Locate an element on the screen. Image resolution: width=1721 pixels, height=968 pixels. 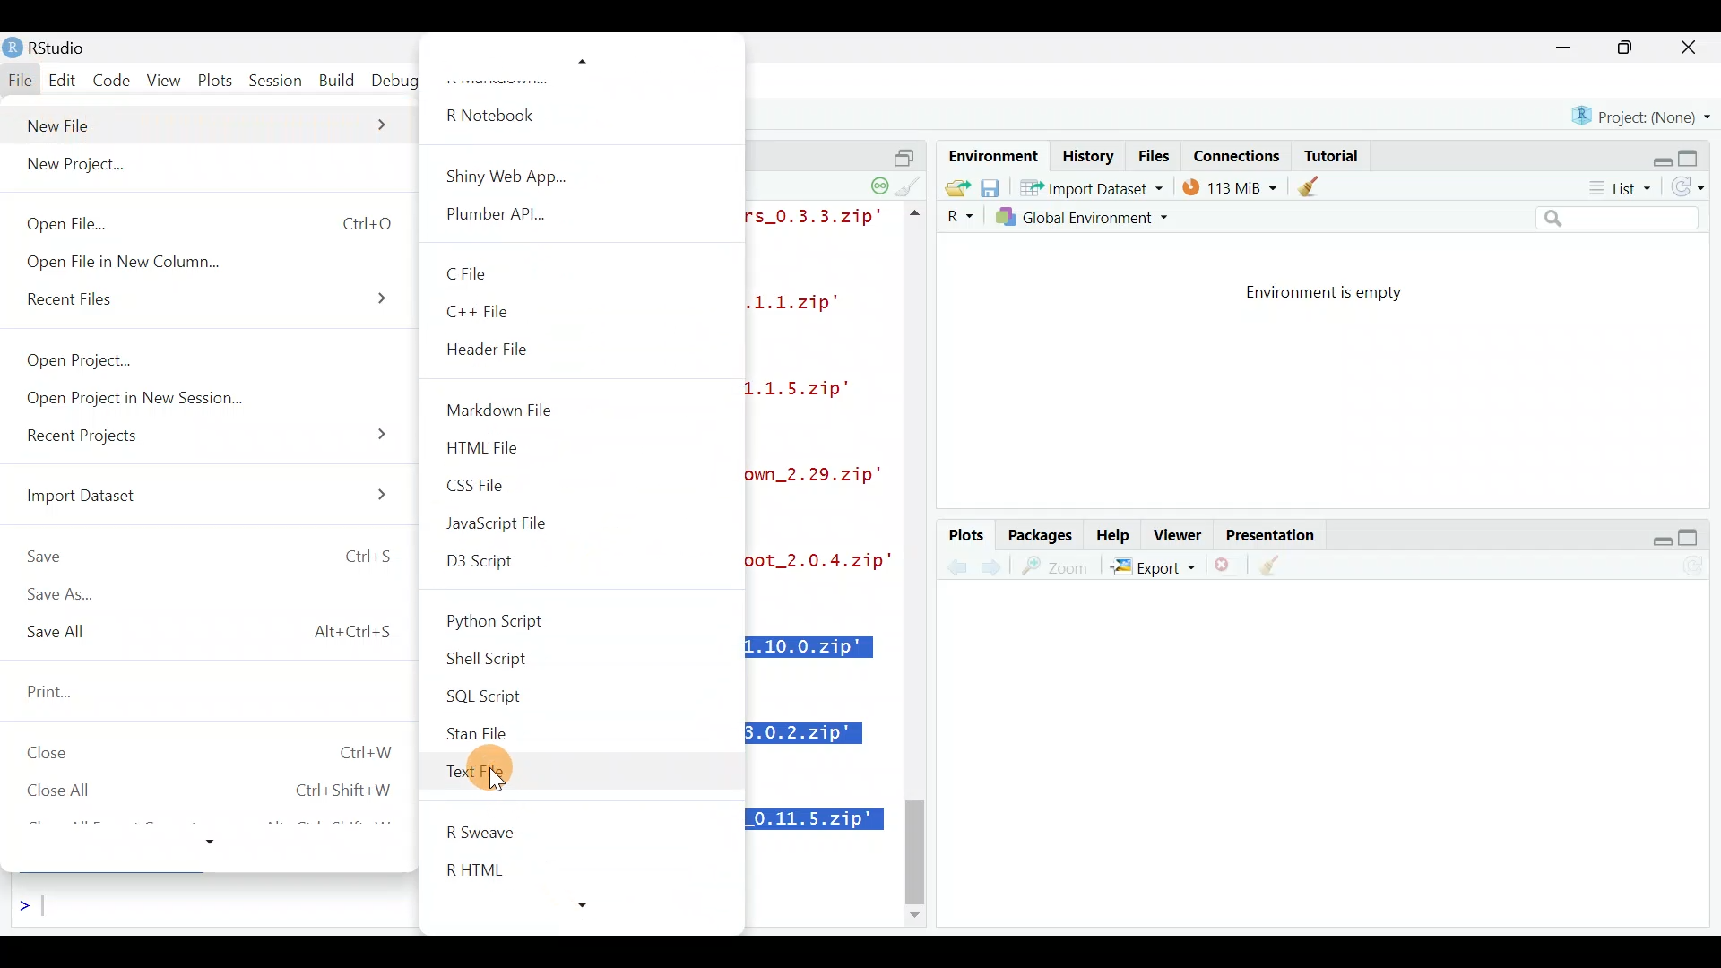
Open File... Ctrl+0 is located at coordinates (208, 220).